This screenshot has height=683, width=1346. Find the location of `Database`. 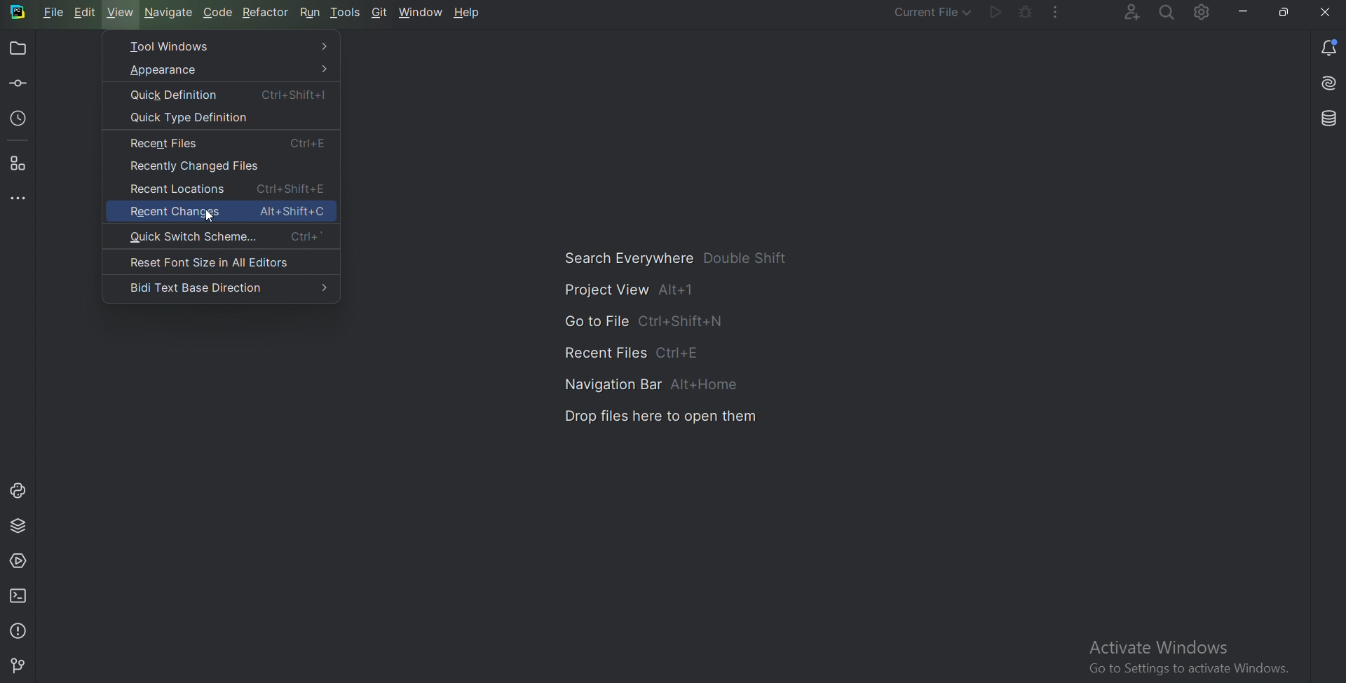

Database is located at coordinates (1320, 120).